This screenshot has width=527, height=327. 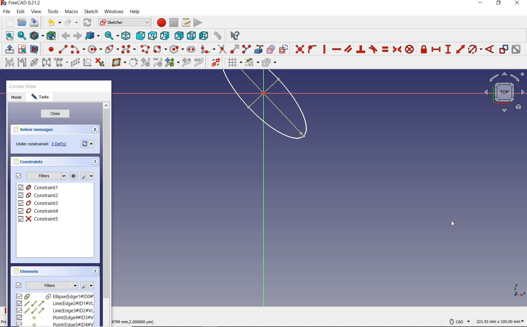 I want to click on xyz, so click(x=518, y=289).